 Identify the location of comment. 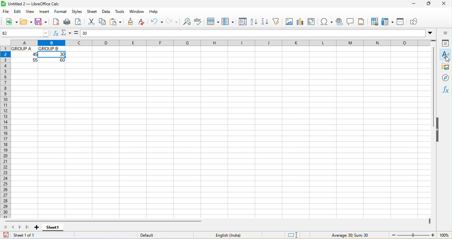
(352, 21).